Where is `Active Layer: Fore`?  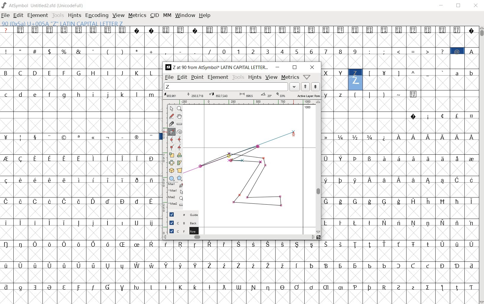
Active Layer: Fore is located at coordinates (242, 95).